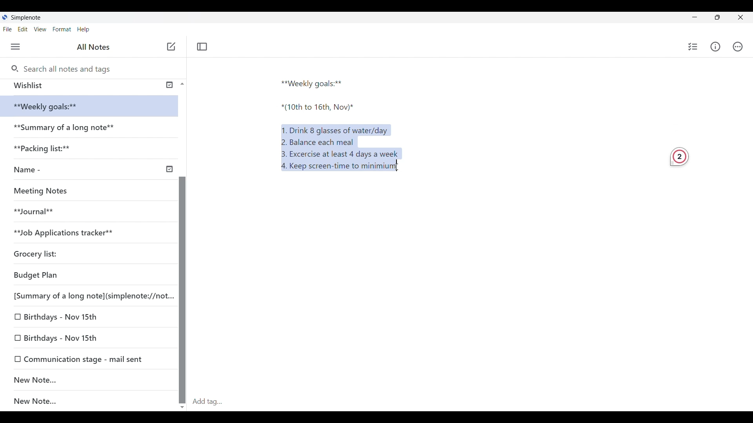 This screenshot has width=753, height=423. I want to click on Budget Plan, so click(74, 273).